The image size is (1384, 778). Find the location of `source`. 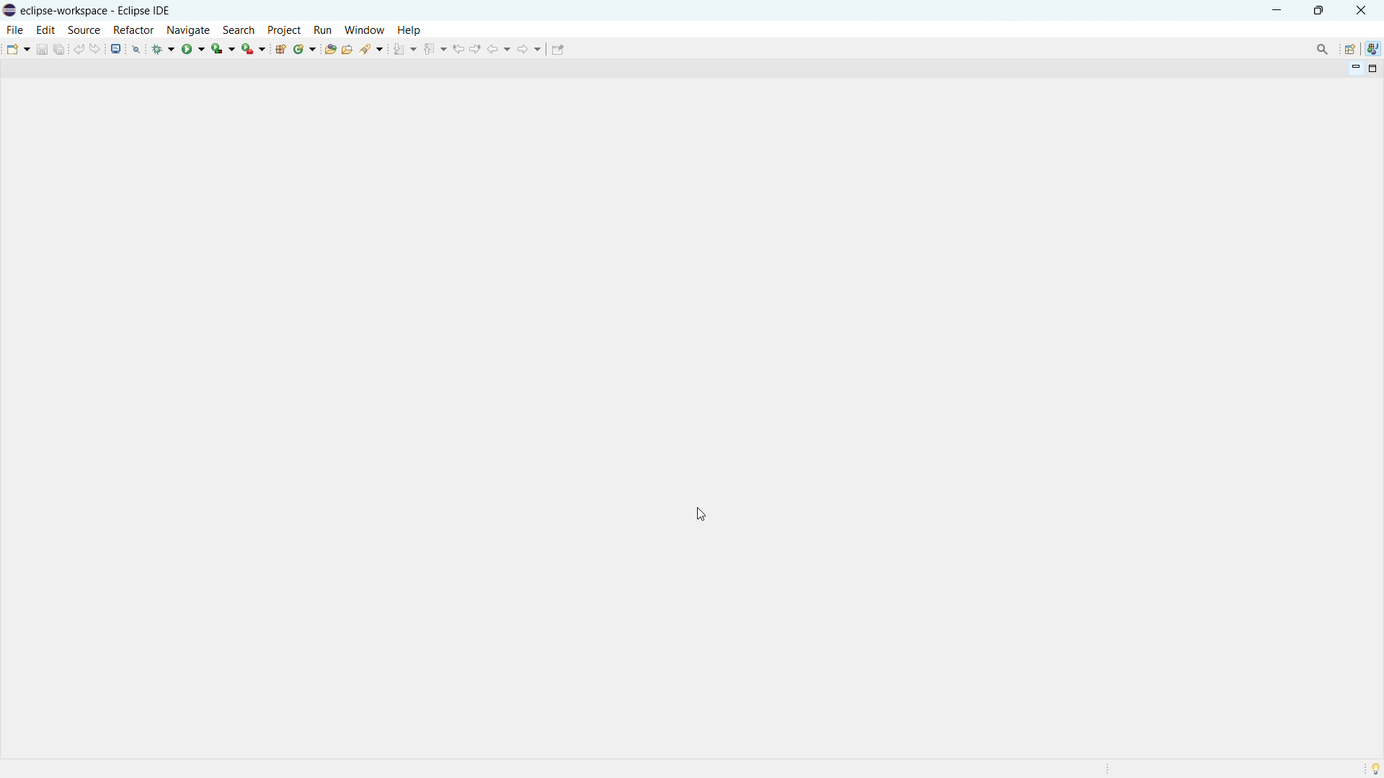

source is located at coordinates (84, 30).